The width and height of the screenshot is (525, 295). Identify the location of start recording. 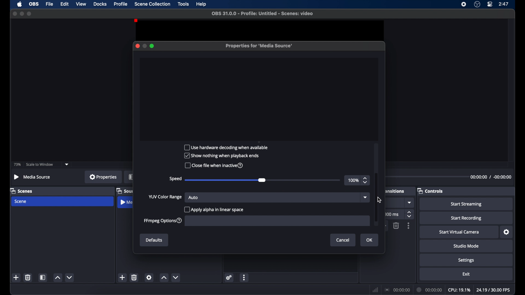
(466, 218).